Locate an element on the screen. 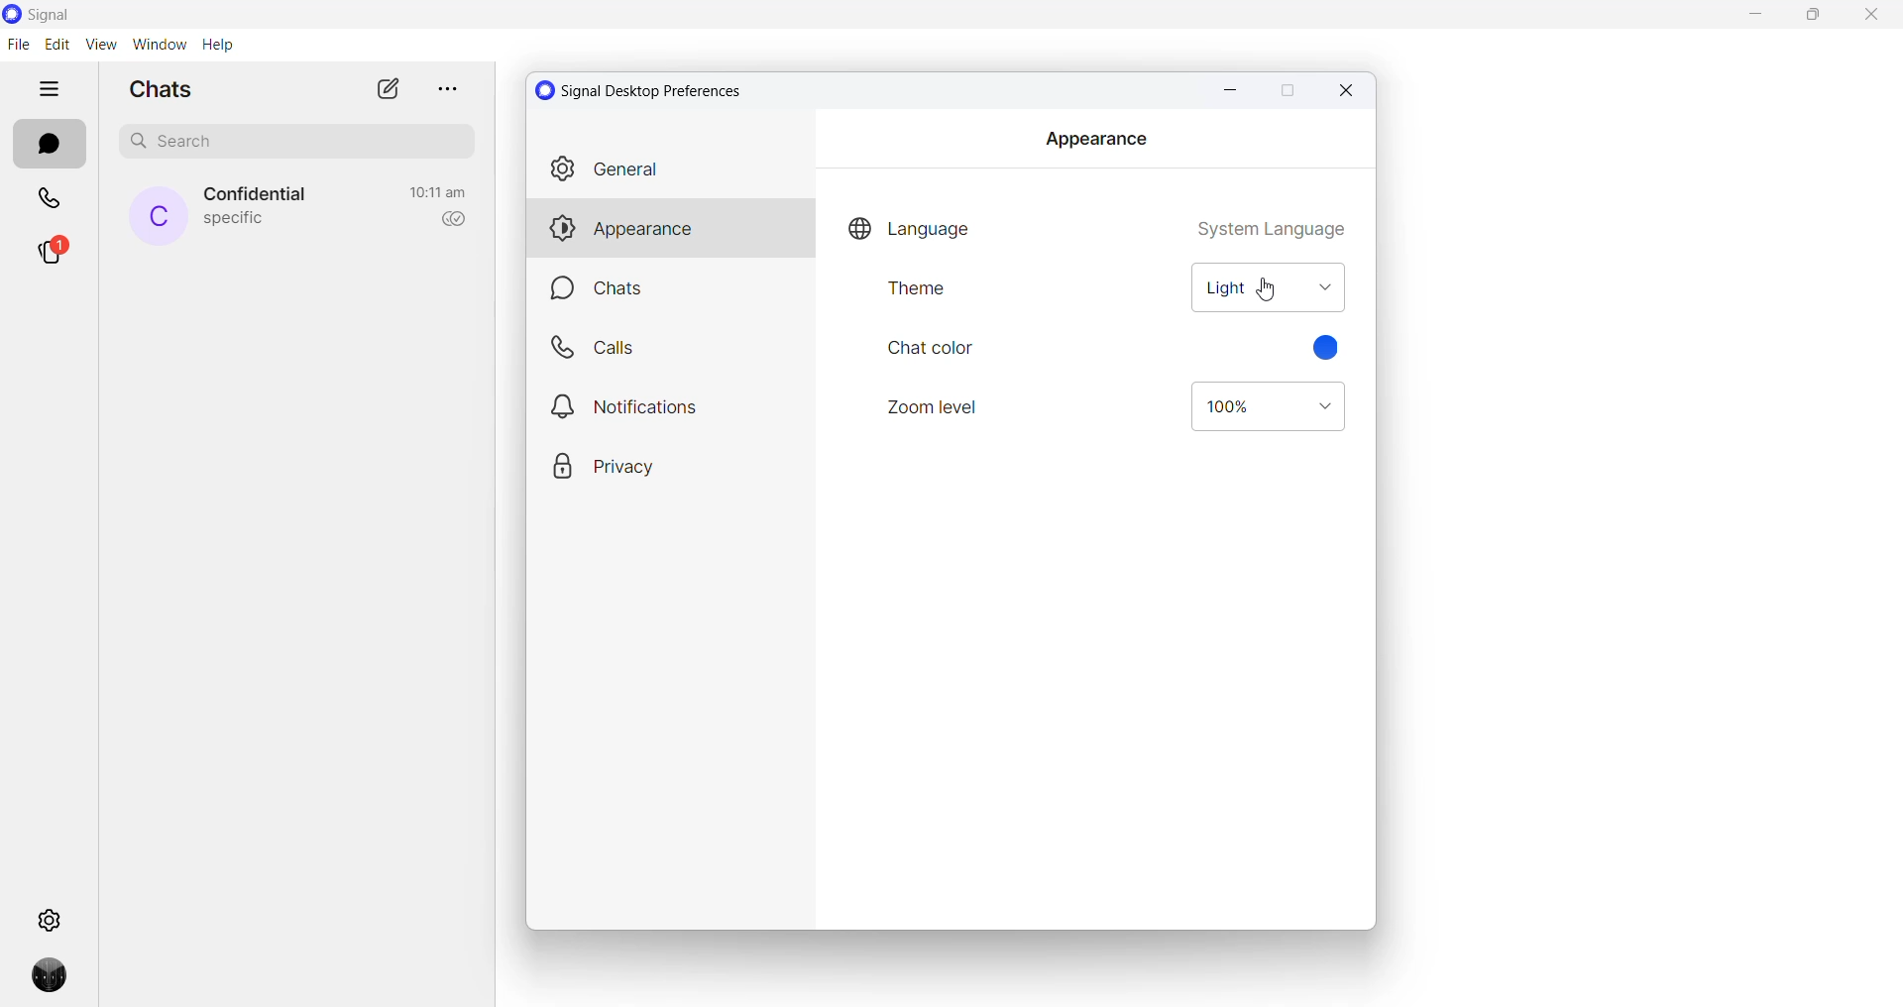 This screenshot has height=1007, width=1903. search chat is located at coordinates (304, 146).